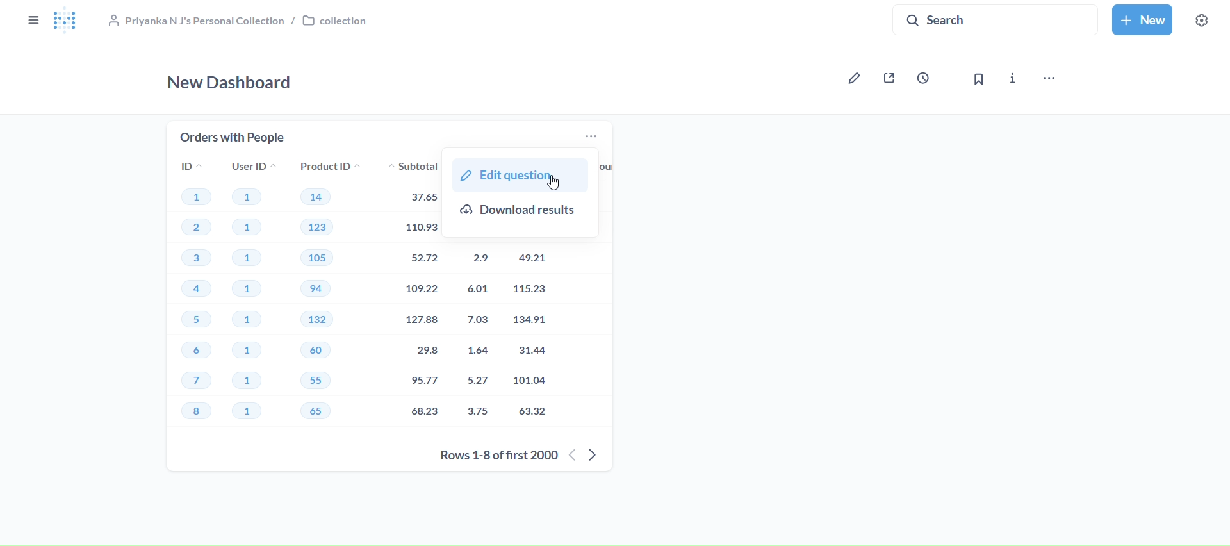 This screenshot has height=546, width=1230. Describe the element at coordinates (524, 214) in the screenshot. I see `download results` at that location.